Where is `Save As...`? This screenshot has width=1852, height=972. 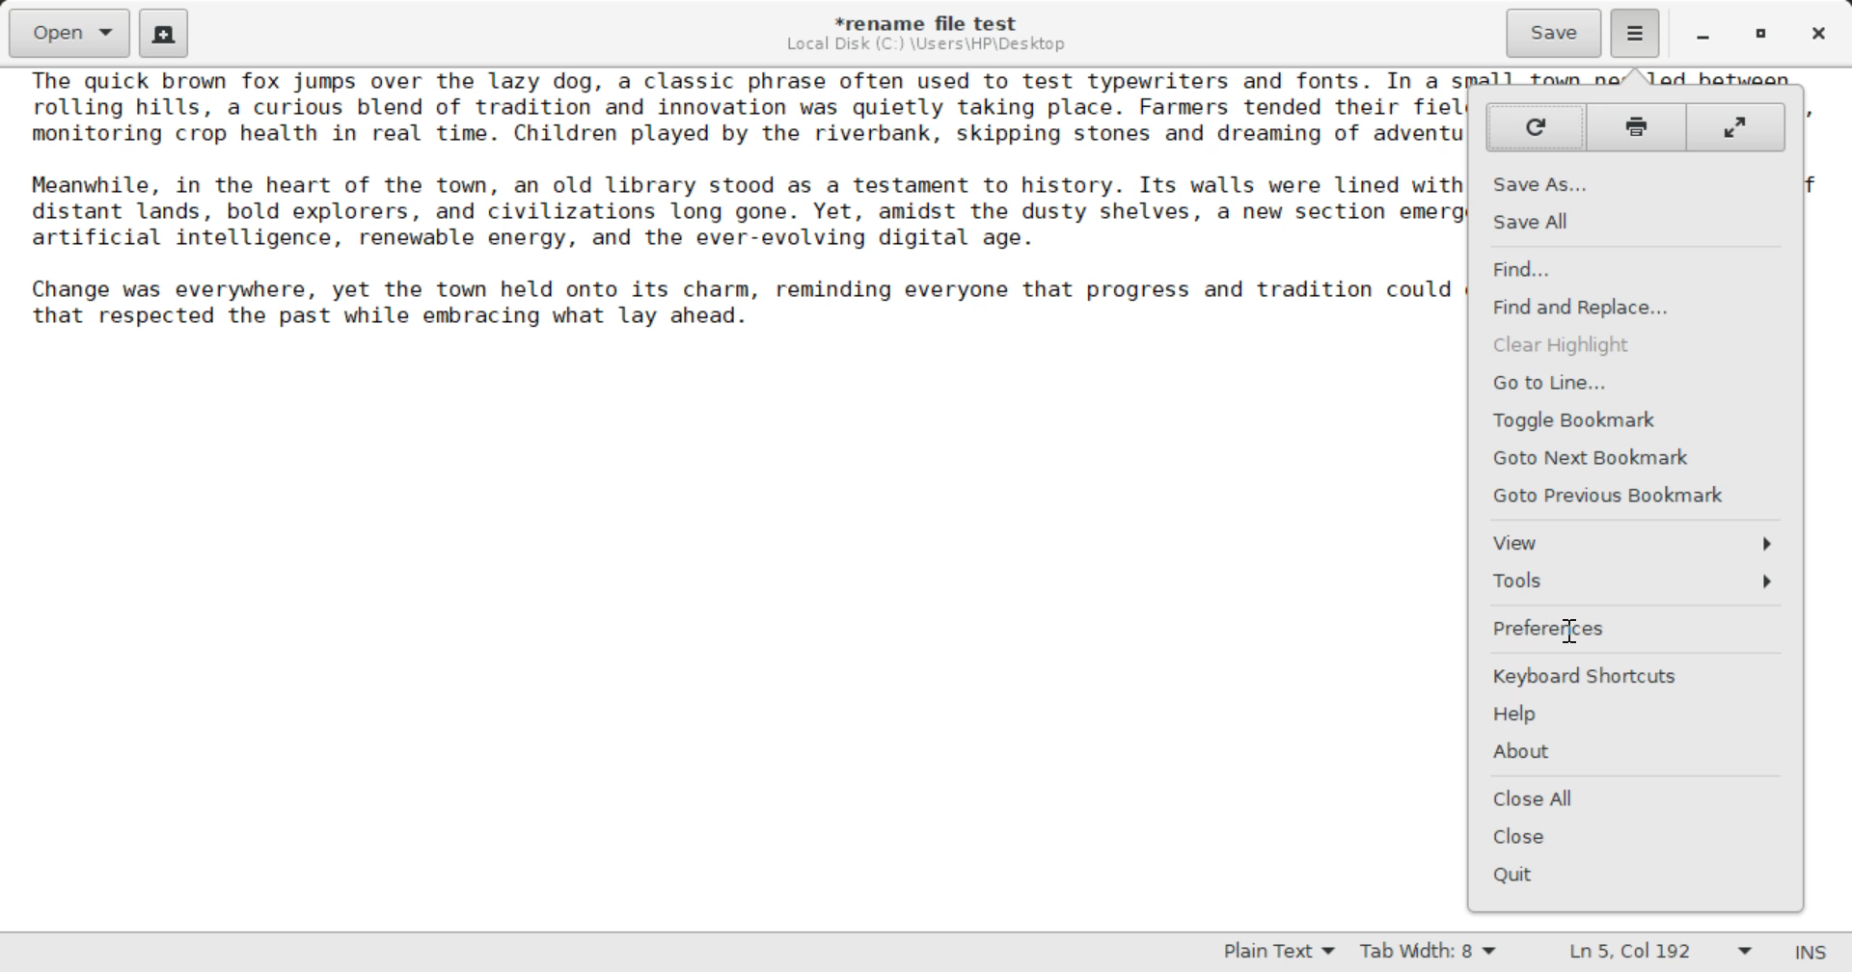 Save As... is located at coordinates (1633, 185).